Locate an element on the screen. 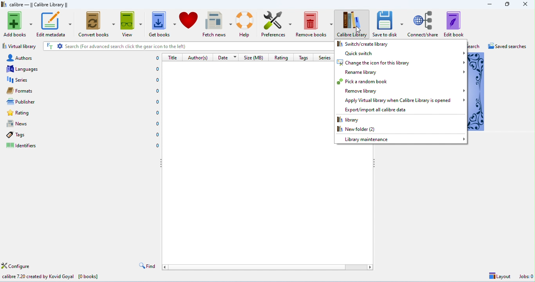 This screenshot has height=282, width=535. quick switch is located at coordinates (401, 53).